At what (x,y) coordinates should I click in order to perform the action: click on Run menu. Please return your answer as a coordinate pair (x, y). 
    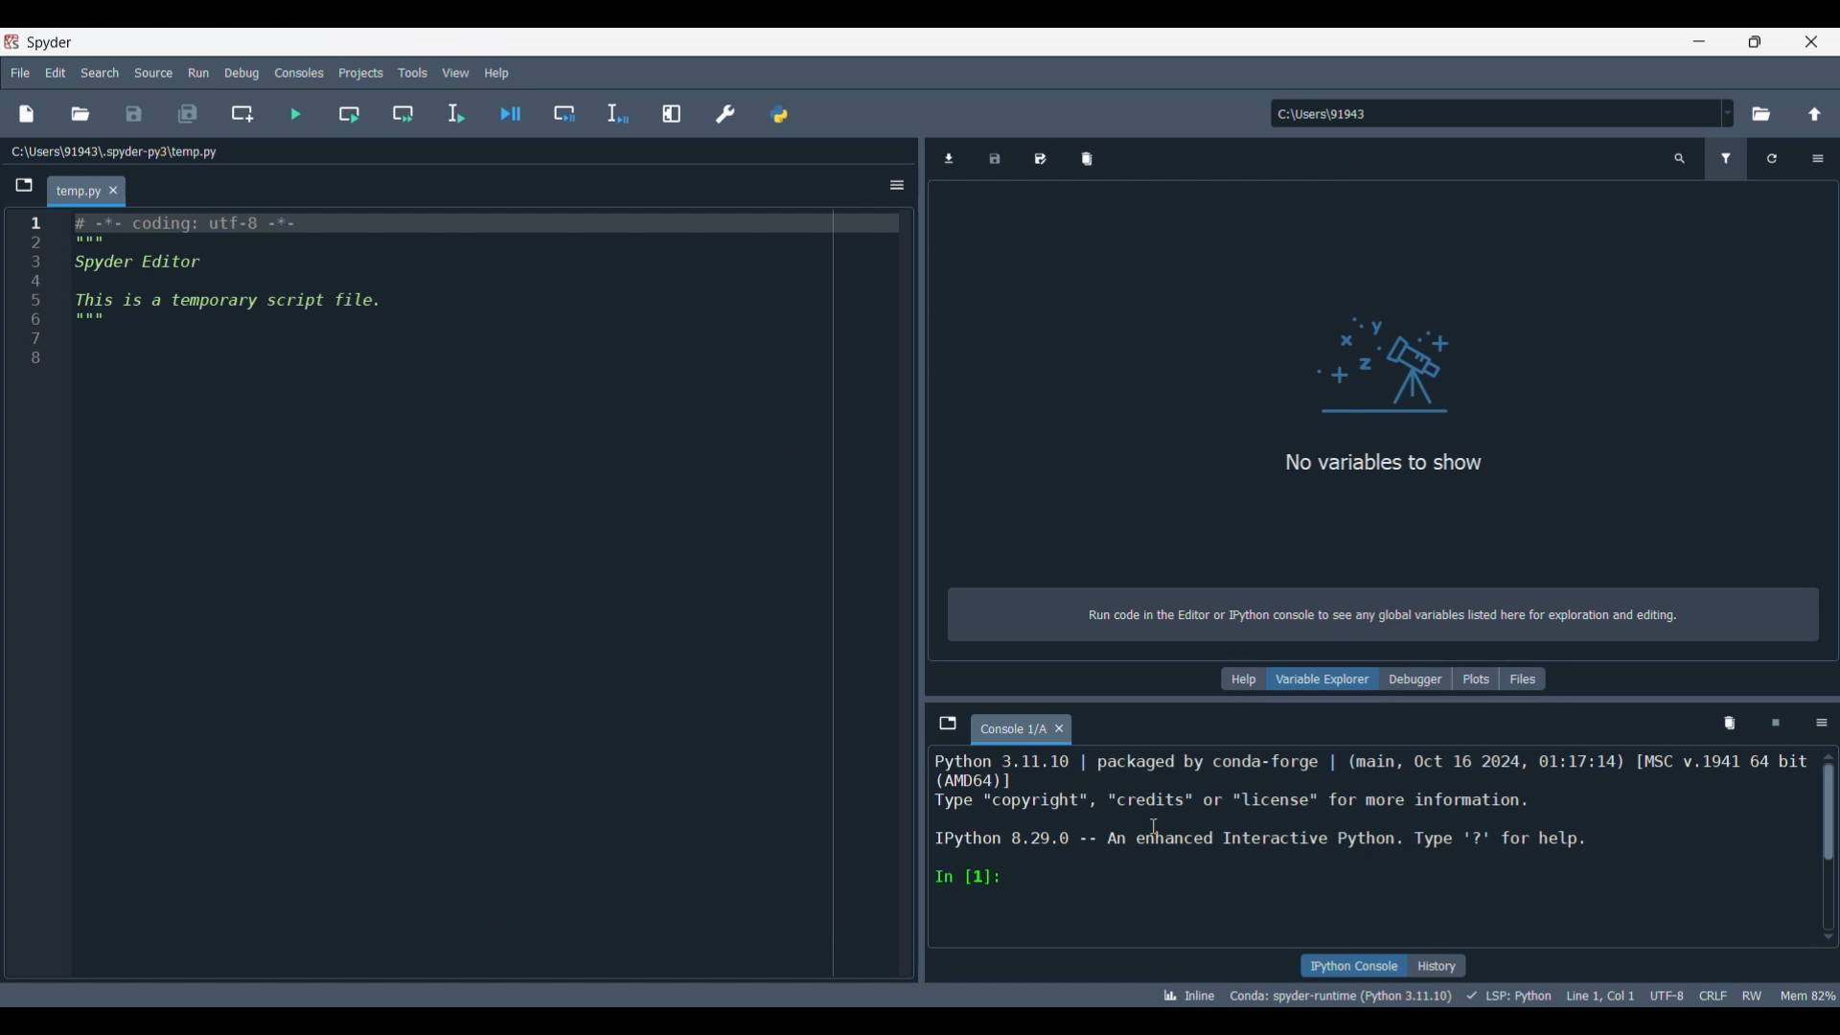
    Looking at the image, I should click on (199, 73).